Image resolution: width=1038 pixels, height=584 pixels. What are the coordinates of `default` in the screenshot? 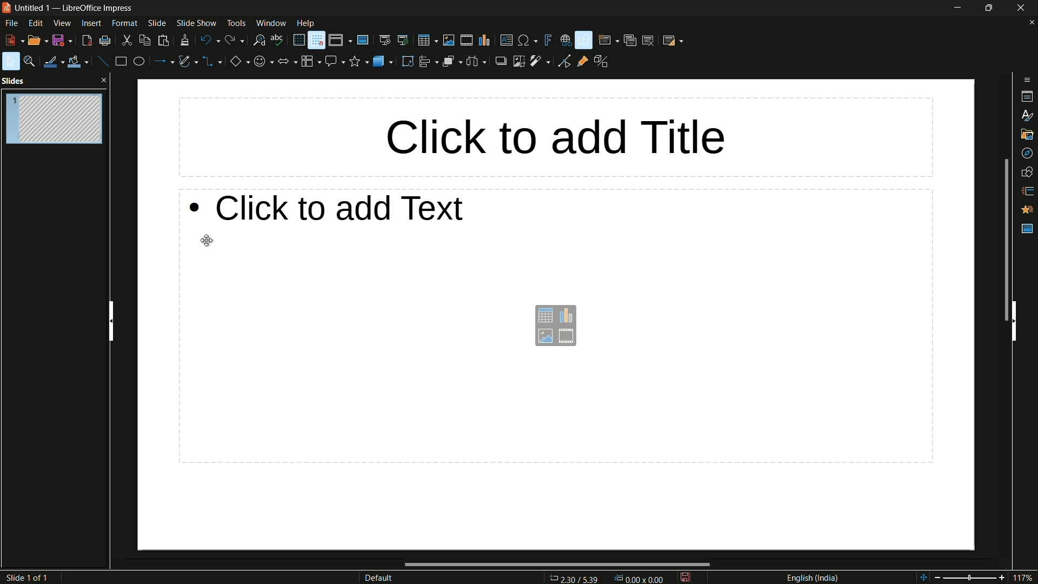 It's located at (380, 578).